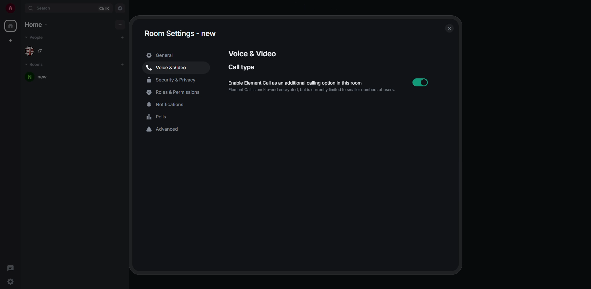  I want to click on room settings - new , so click(180, 33).